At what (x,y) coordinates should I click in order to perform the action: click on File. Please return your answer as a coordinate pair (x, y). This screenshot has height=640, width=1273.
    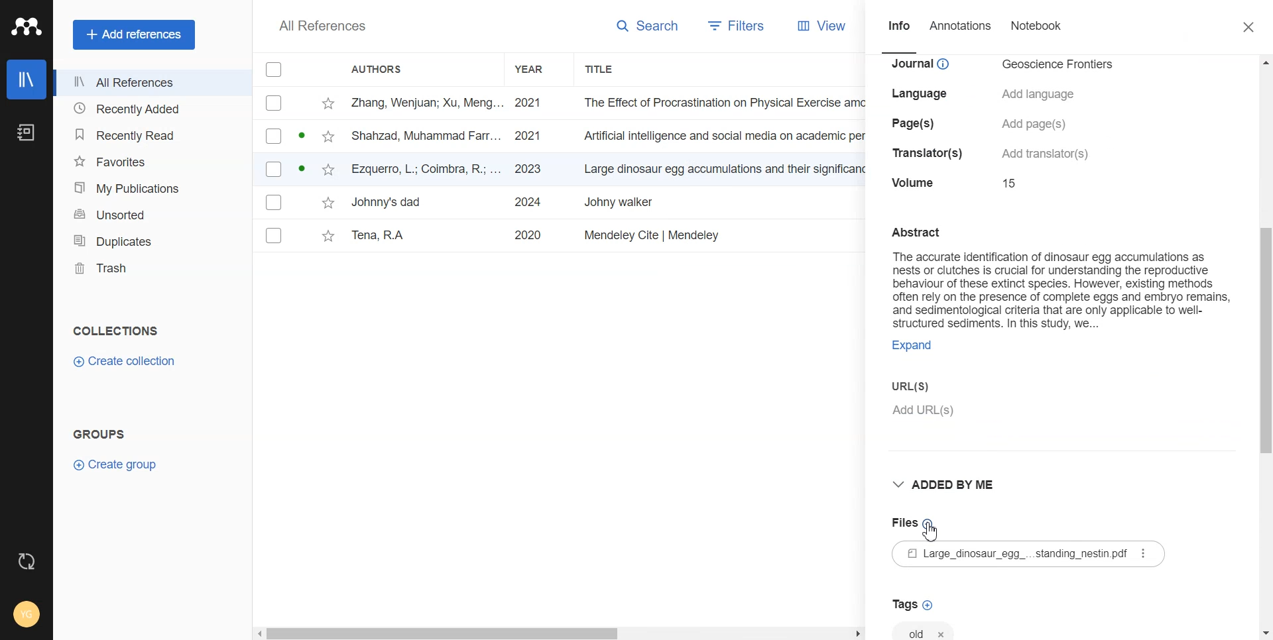
    Looking at the image, I should click on (613, 169).